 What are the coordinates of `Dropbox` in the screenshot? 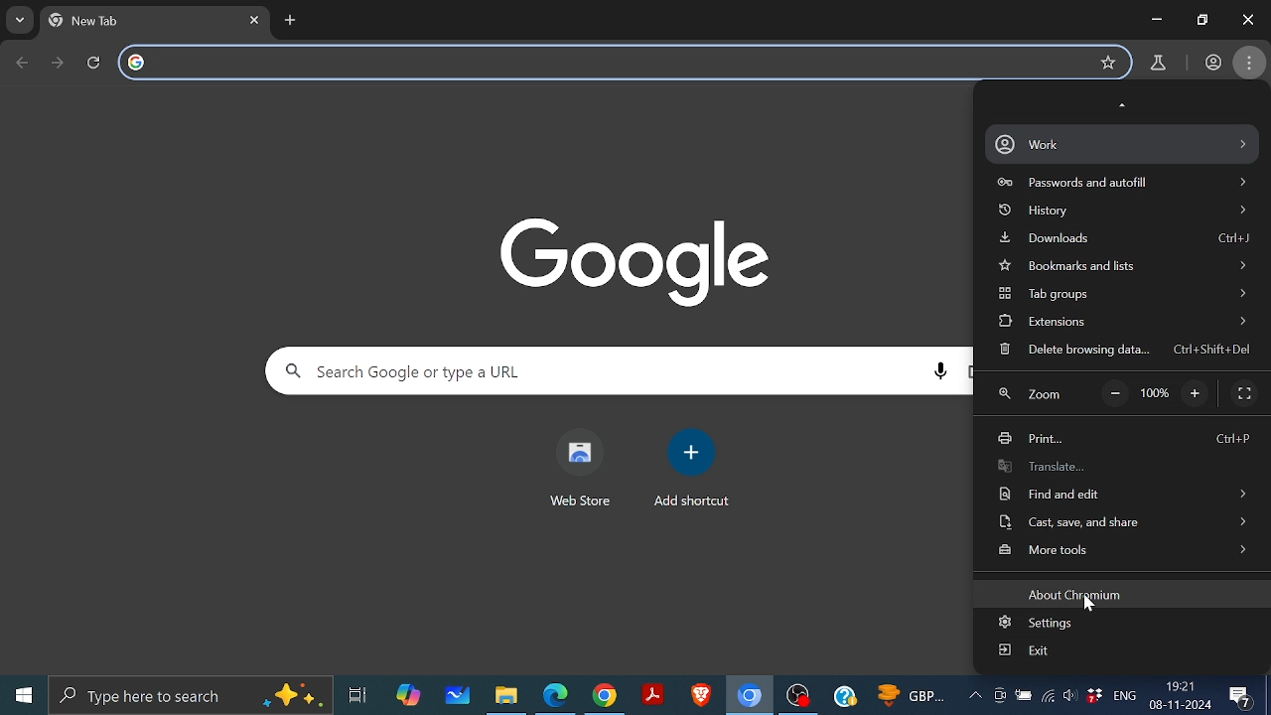 It's located at (1095, 698).